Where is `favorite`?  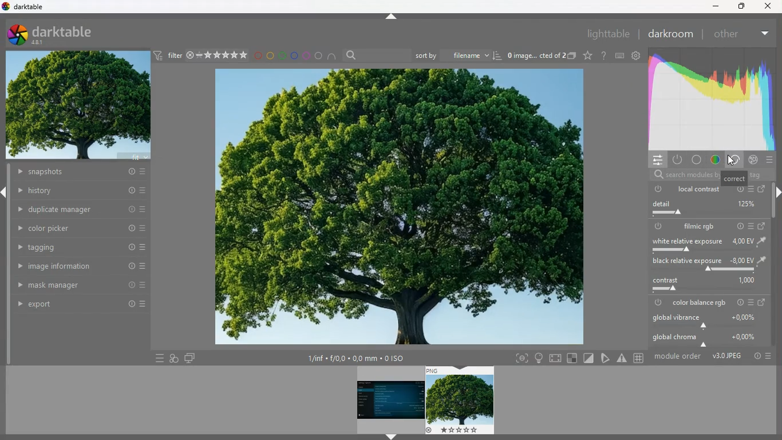
favorite is located at coordinates (587, 56).